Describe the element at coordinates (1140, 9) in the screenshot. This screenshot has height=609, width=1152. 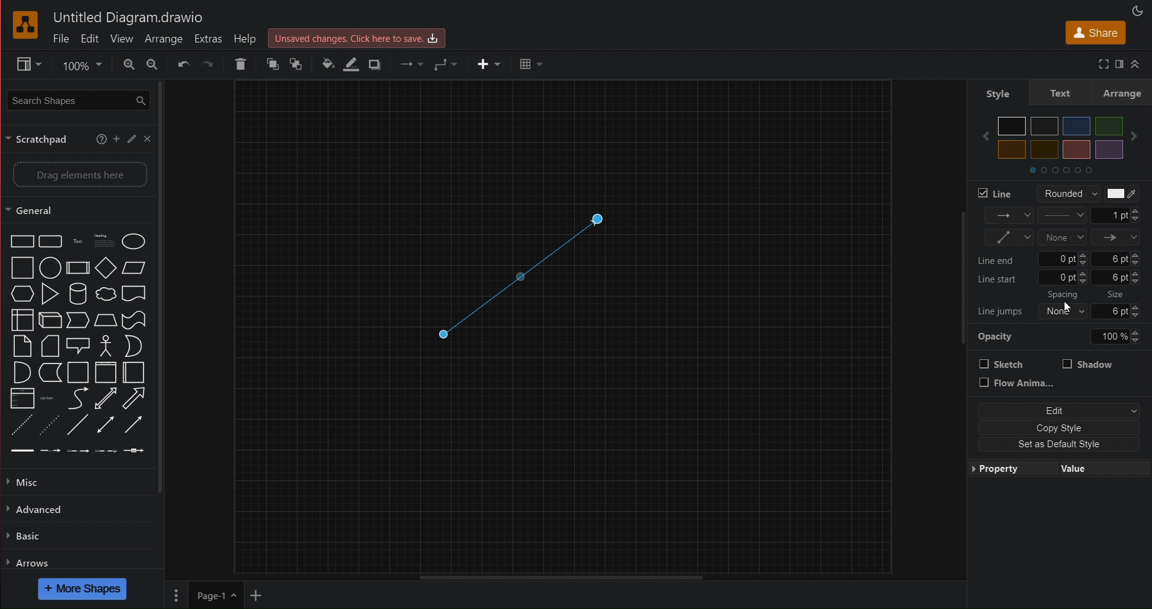
I see `appearance` at that location.